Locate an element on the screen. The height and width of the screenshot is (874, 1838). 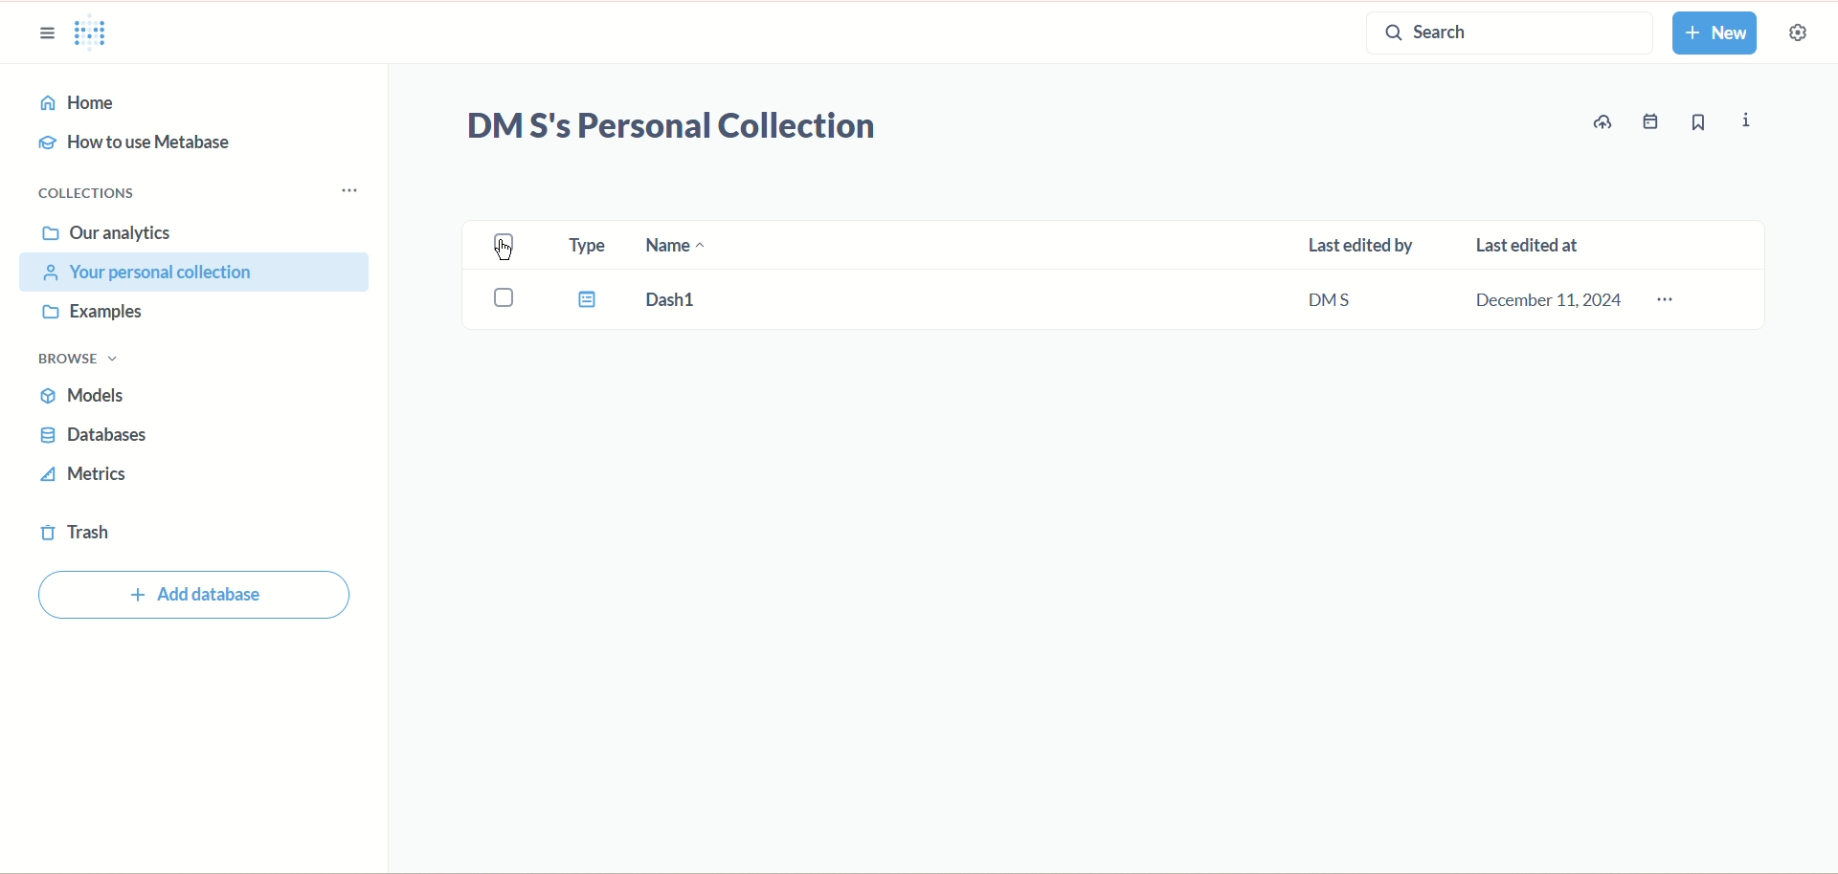
Dash 1 is located at coordinates (676, 301).